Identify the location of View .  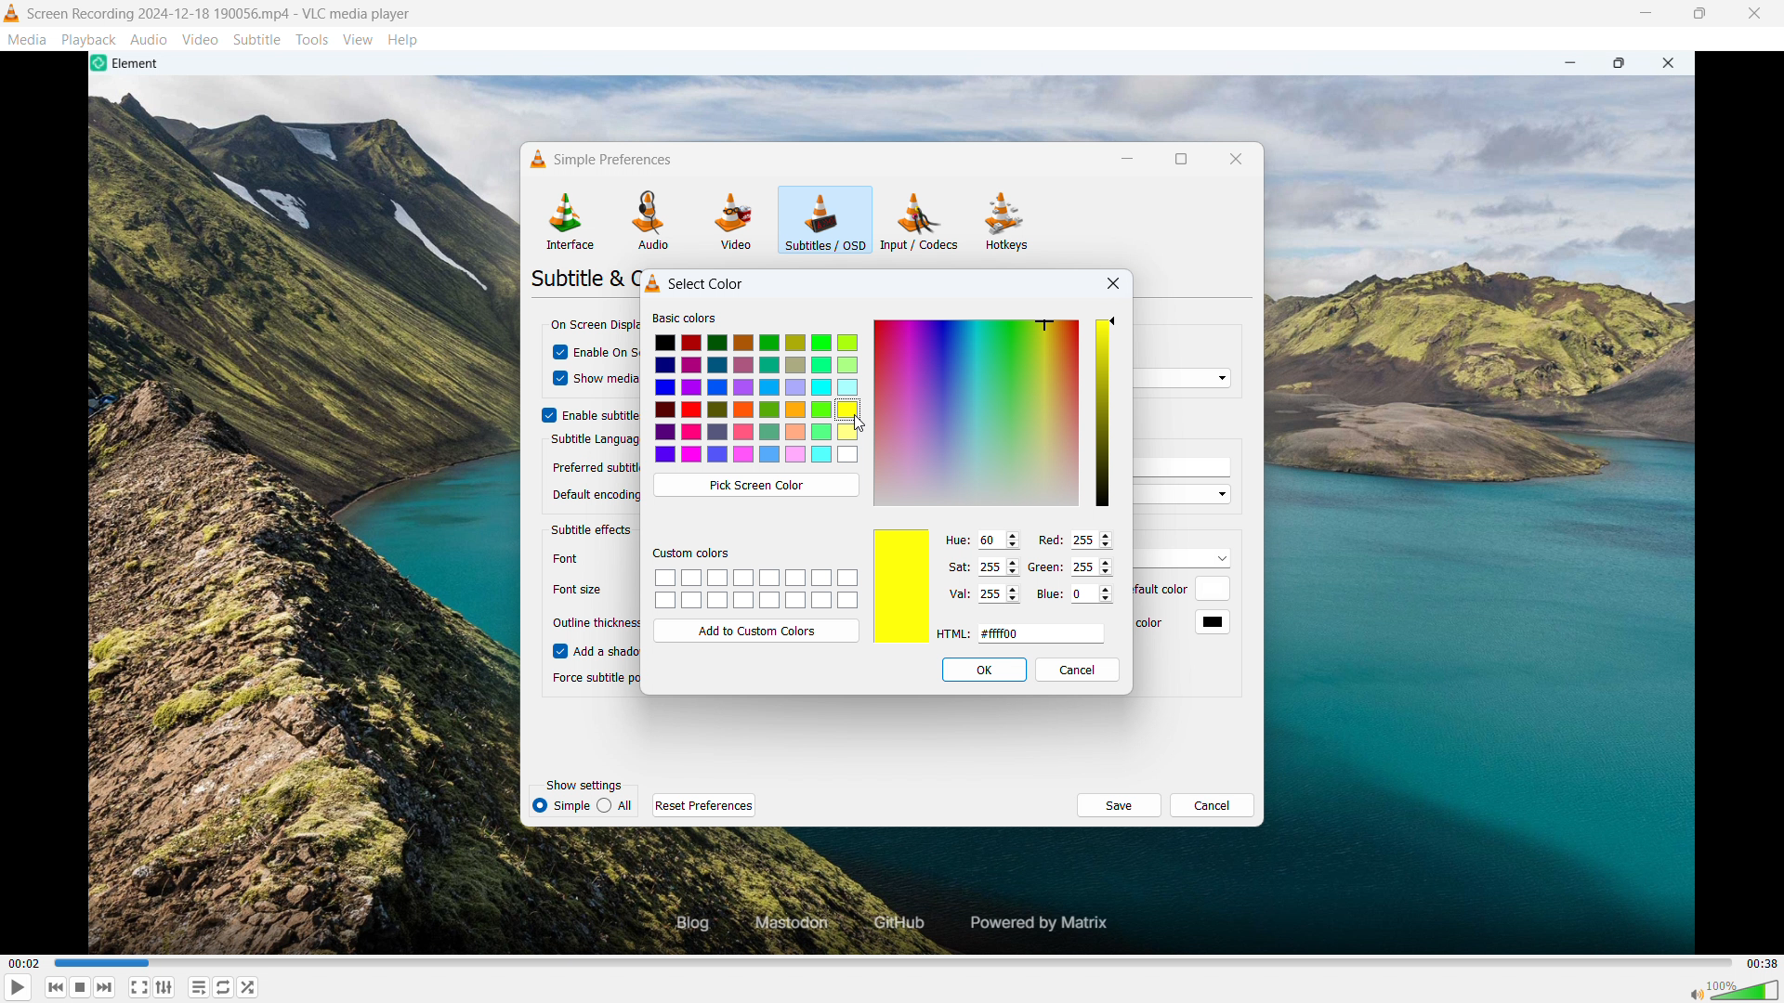
(359, 39).